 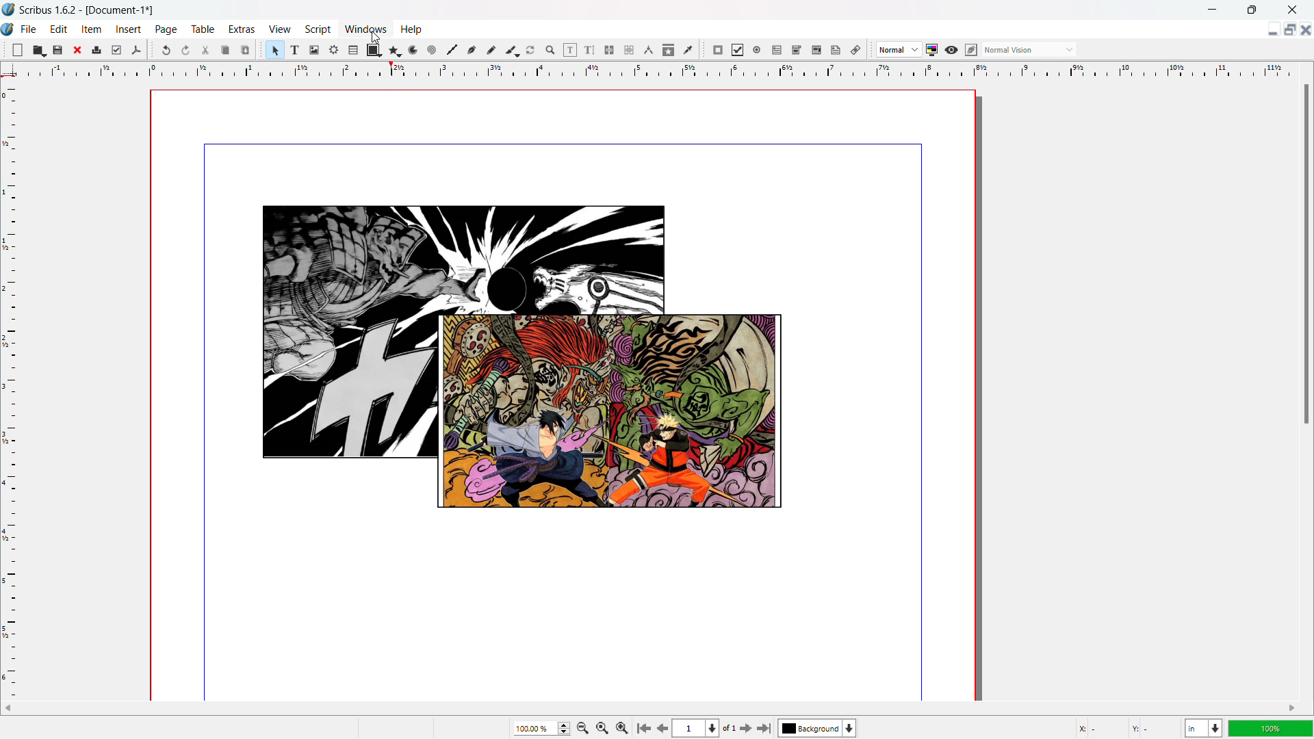 What do you see at coordinates (96, 50) in the screenshot?
I see `print` at bounding box center [96, 50].